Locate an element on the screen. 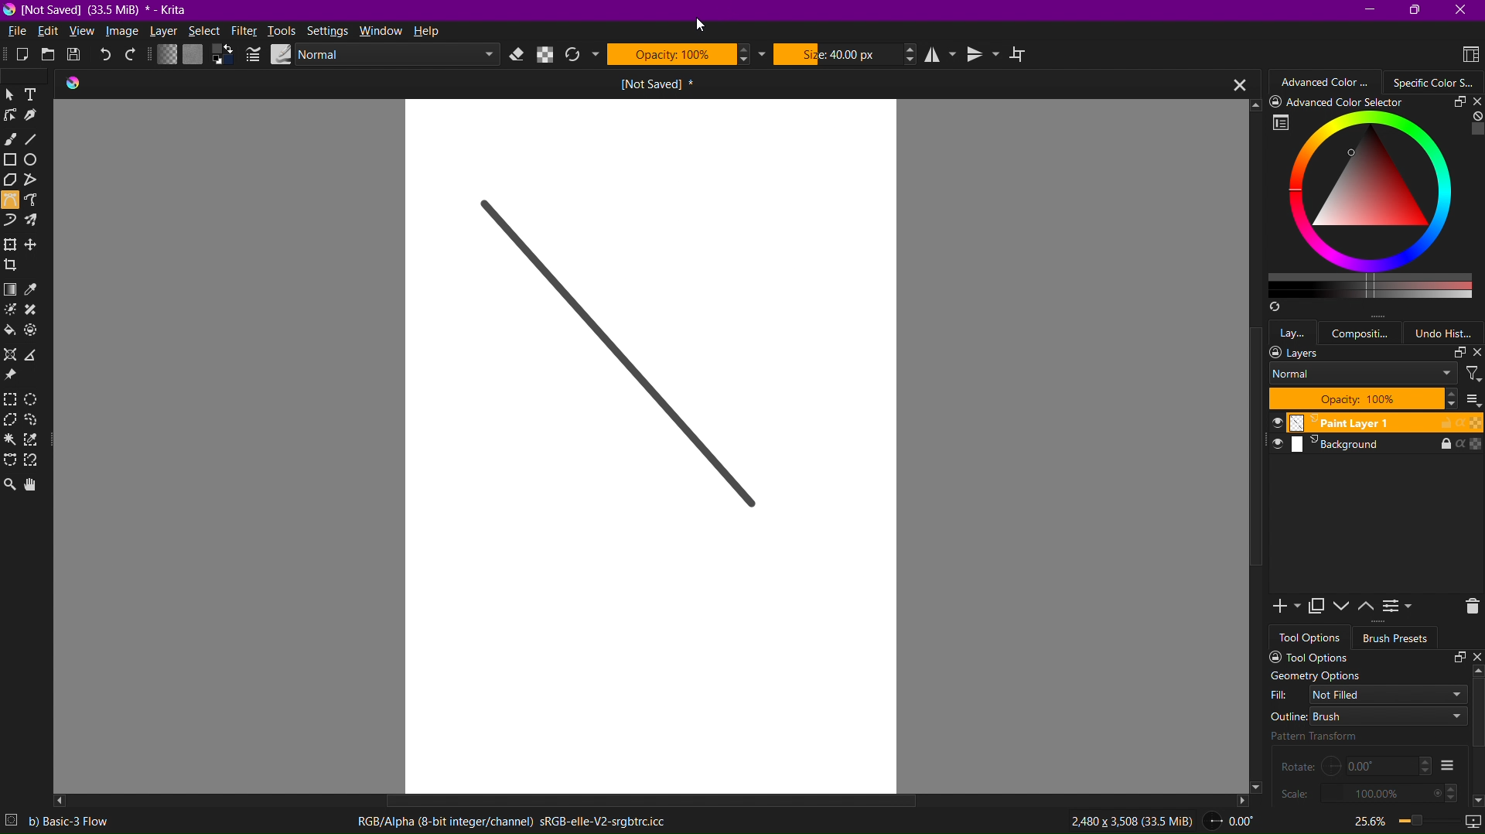 The height and width of the screenshot is (834, 1485). Brush Presets is located at coordinates (1397, 638).